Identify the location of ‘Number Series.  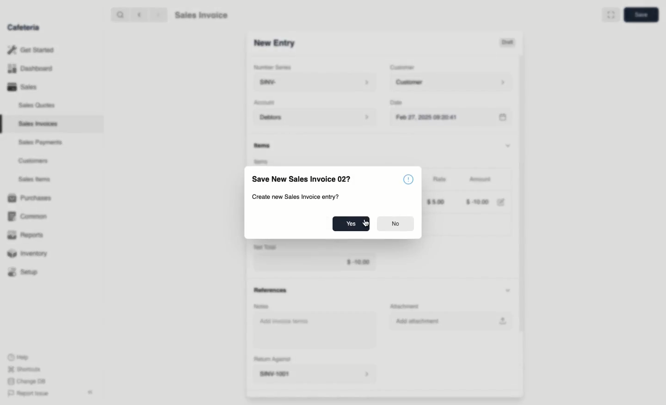
(272, 66).